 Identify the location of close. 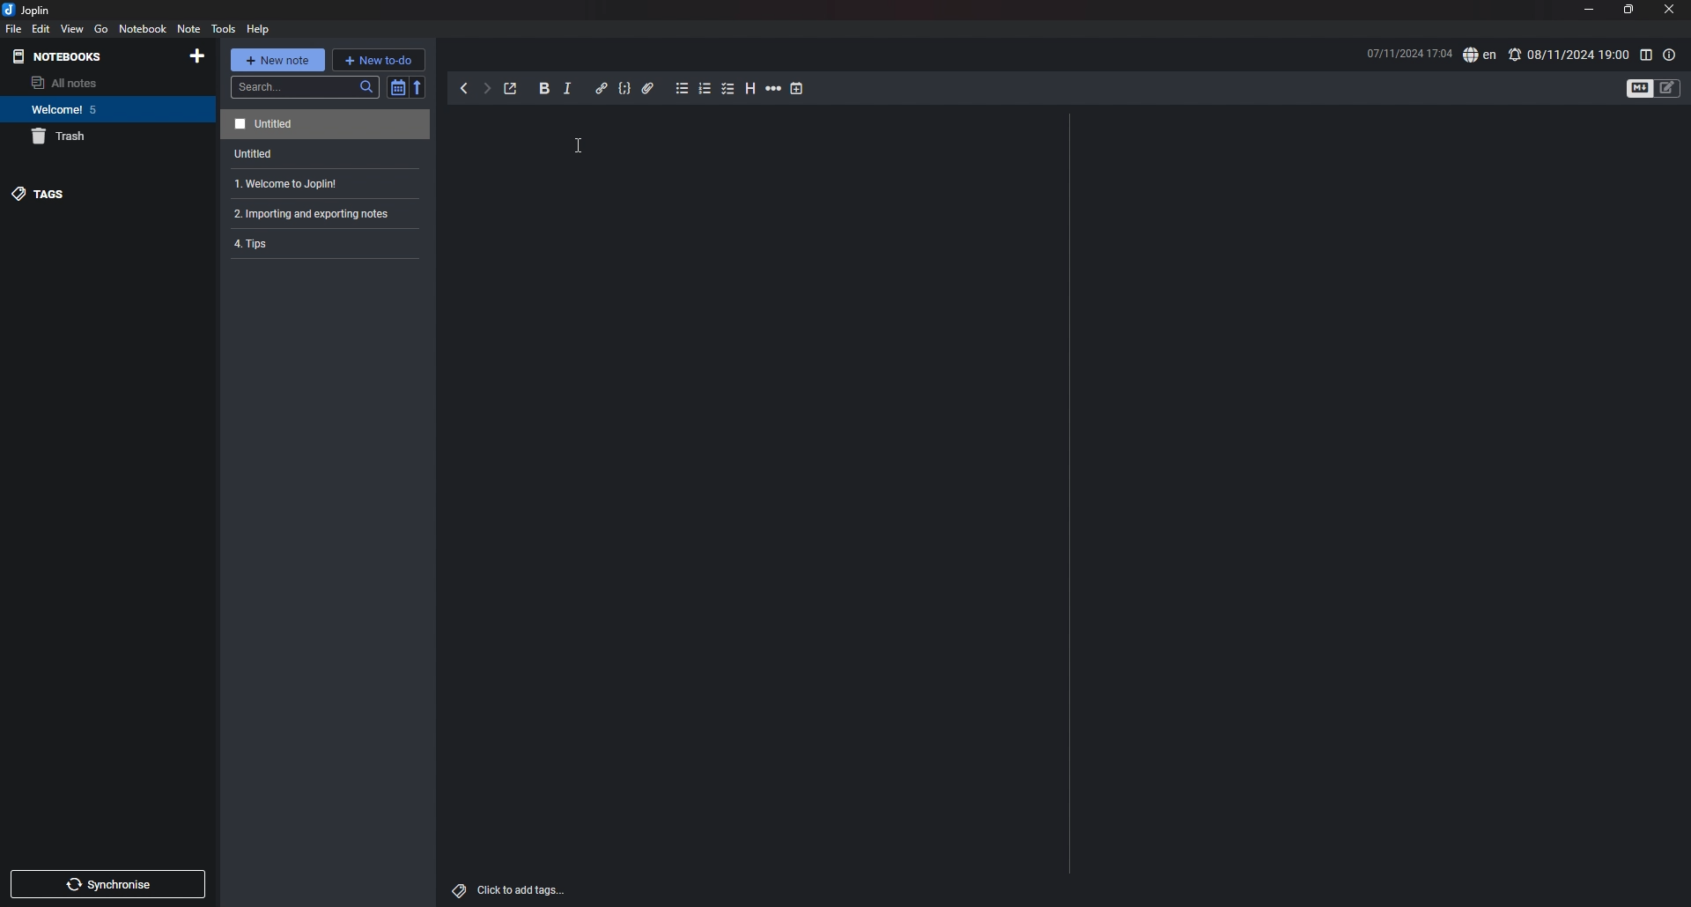
(1668, 10).